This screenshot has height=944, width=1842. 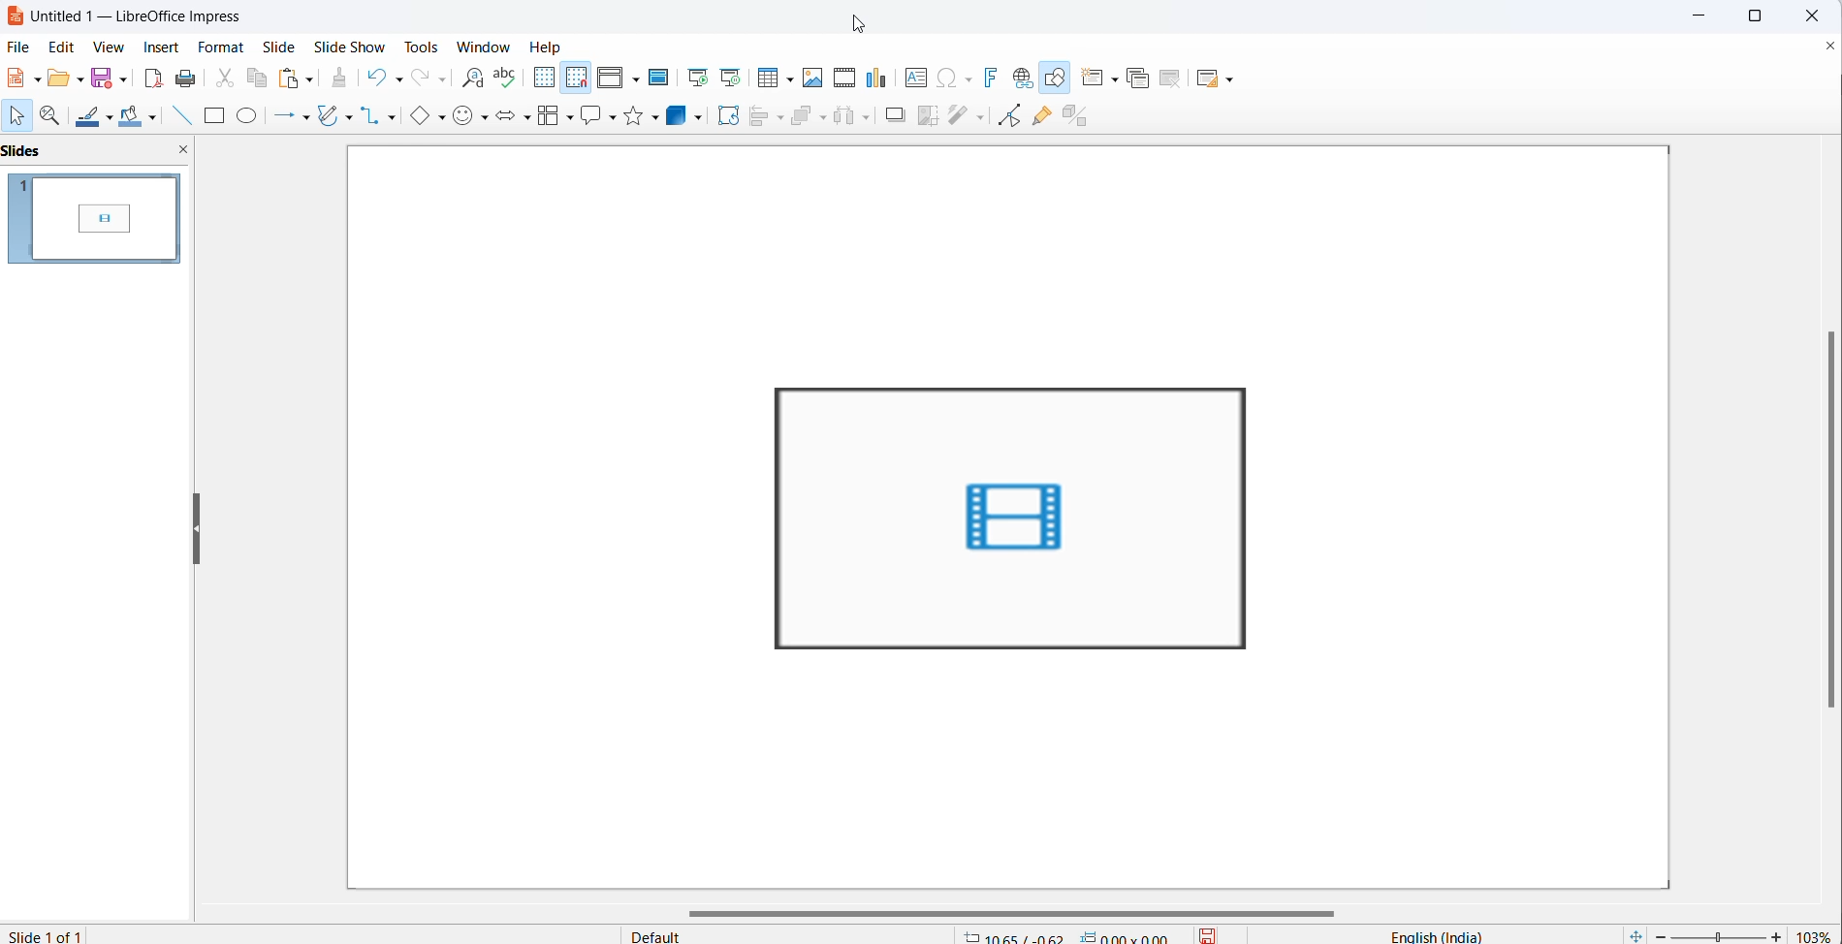 I want to click on format, so click(x=222, y=46).